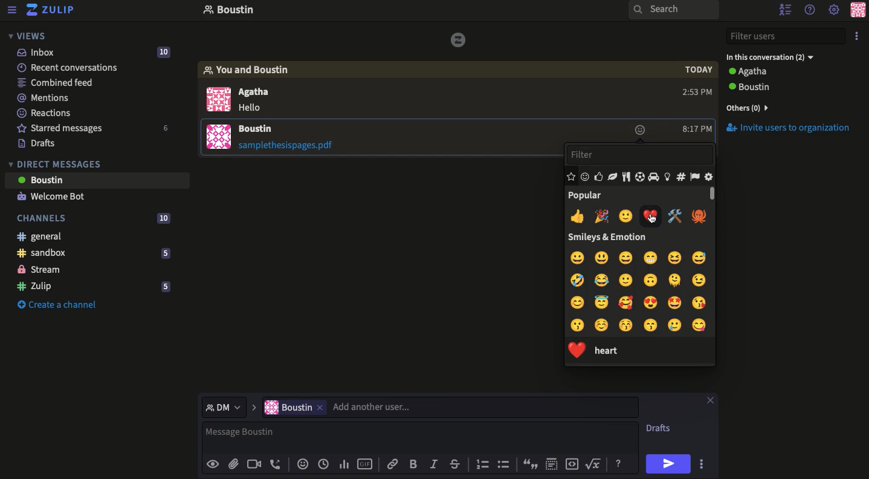  What do you see at coordinates (254, 91) in the screenshot?
I see `Agatha` at bounding box center [254, 91].